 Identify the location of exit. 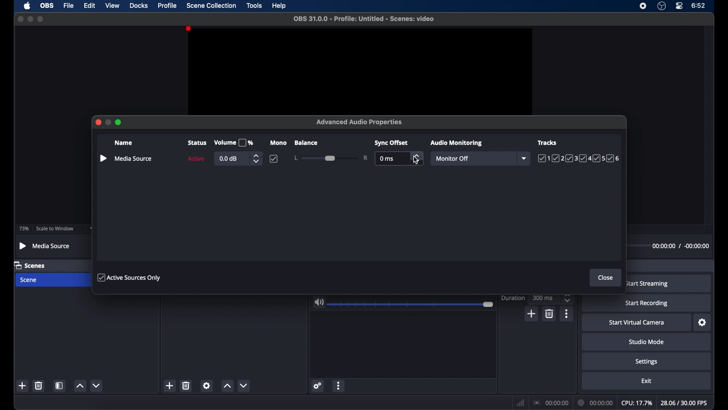
(646, 382).